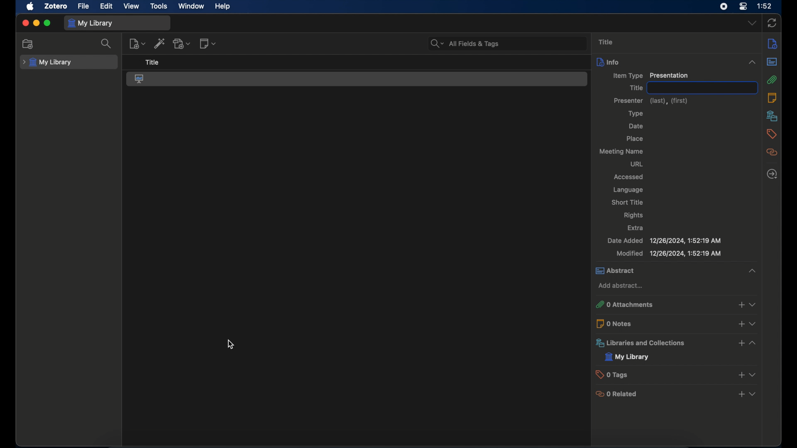  I want to click on my library, so click(91, 23).